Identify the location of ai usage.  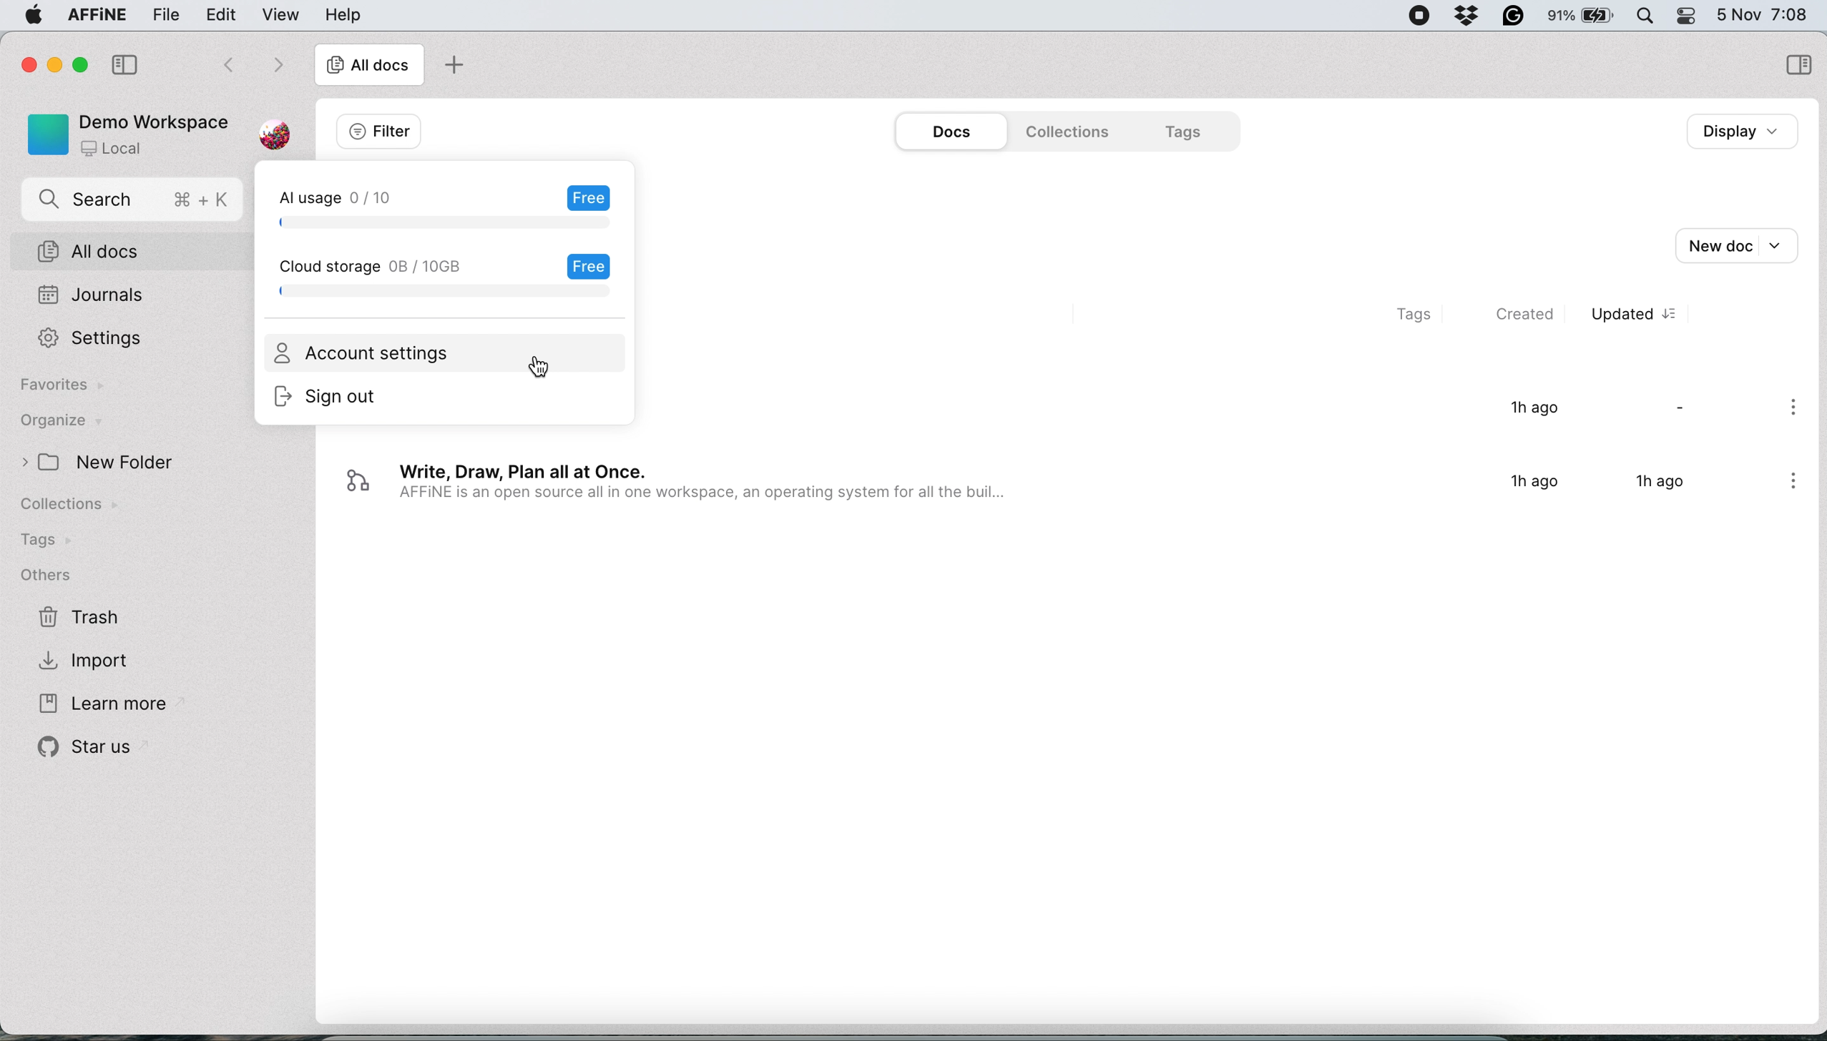
(444, 204).